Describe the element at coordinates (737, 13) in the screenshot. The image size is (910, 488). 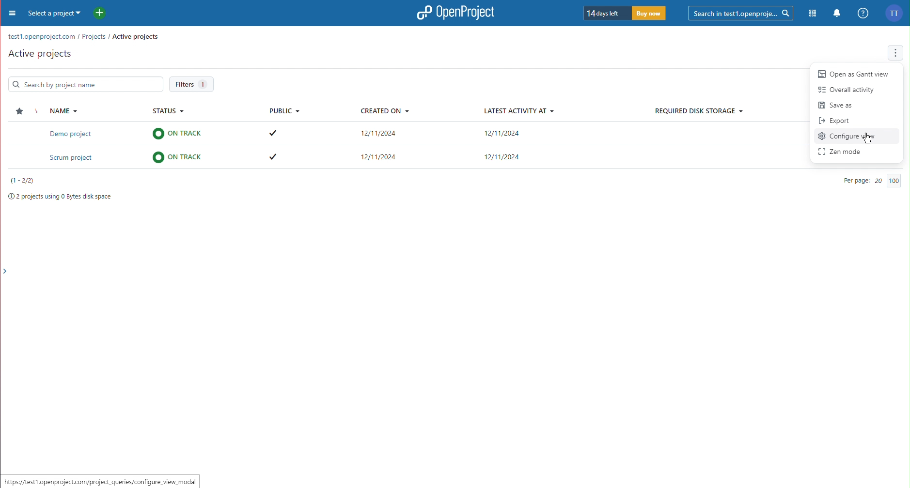
I see `Searchbar` at that location.